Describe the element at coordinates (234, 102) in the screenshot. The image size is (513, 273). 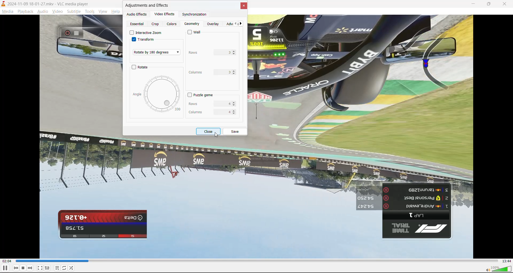
I see `Increase` at that location.